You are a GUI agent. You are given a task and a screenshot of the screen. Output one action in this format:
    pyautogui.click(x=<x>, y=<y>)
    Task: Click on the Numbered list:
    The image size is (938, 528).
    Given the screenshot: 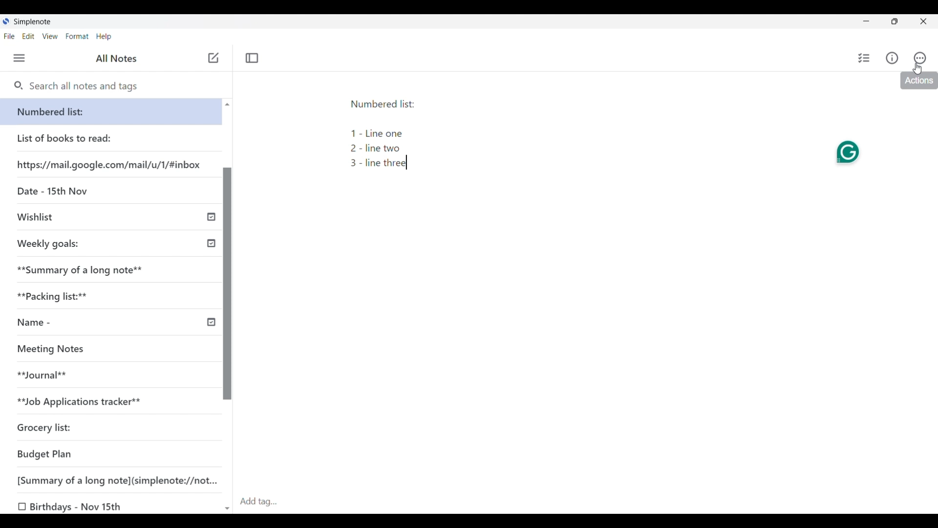 What is the action you would take?
    pyautogui.click(x=388, y=107)
    